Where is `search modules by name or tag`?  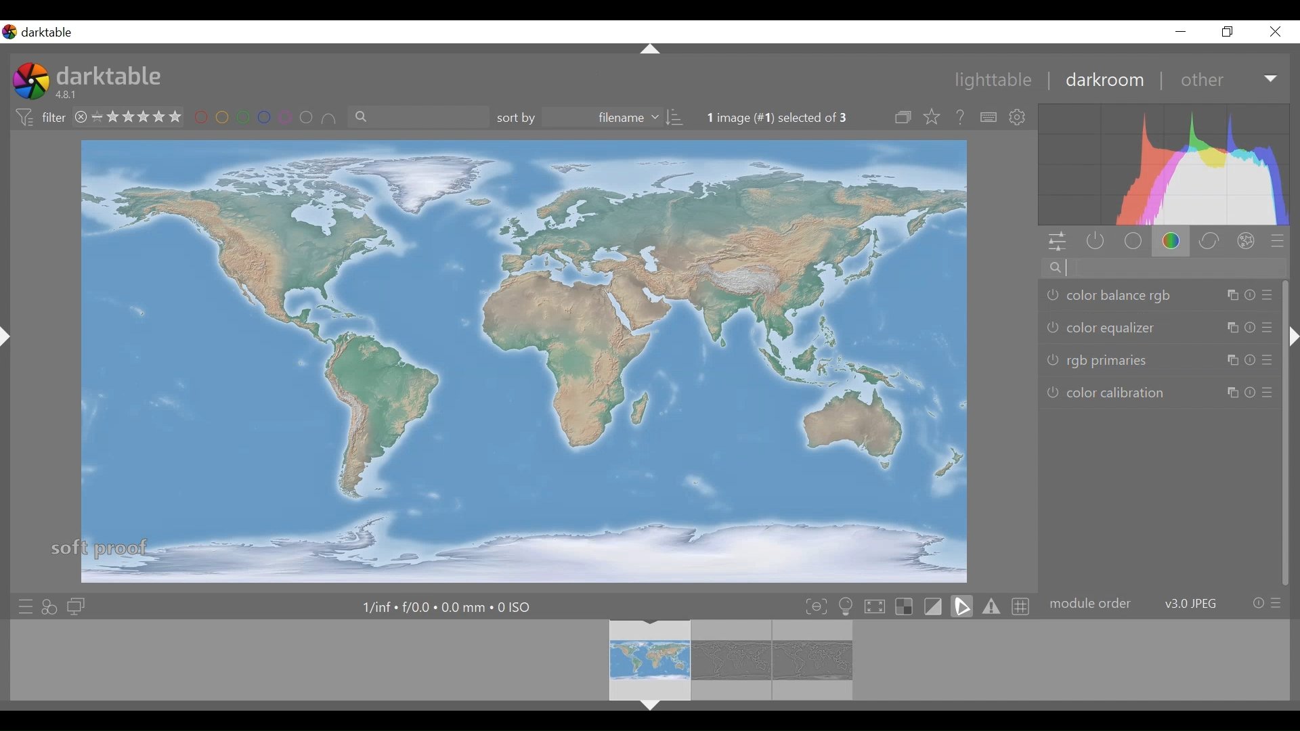
search modules by name or tag is located at coordinates (1156, 269).